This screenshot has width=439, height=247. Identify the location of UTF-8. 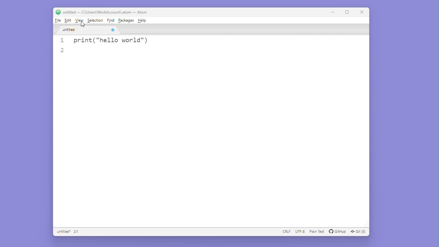
(299, 232).